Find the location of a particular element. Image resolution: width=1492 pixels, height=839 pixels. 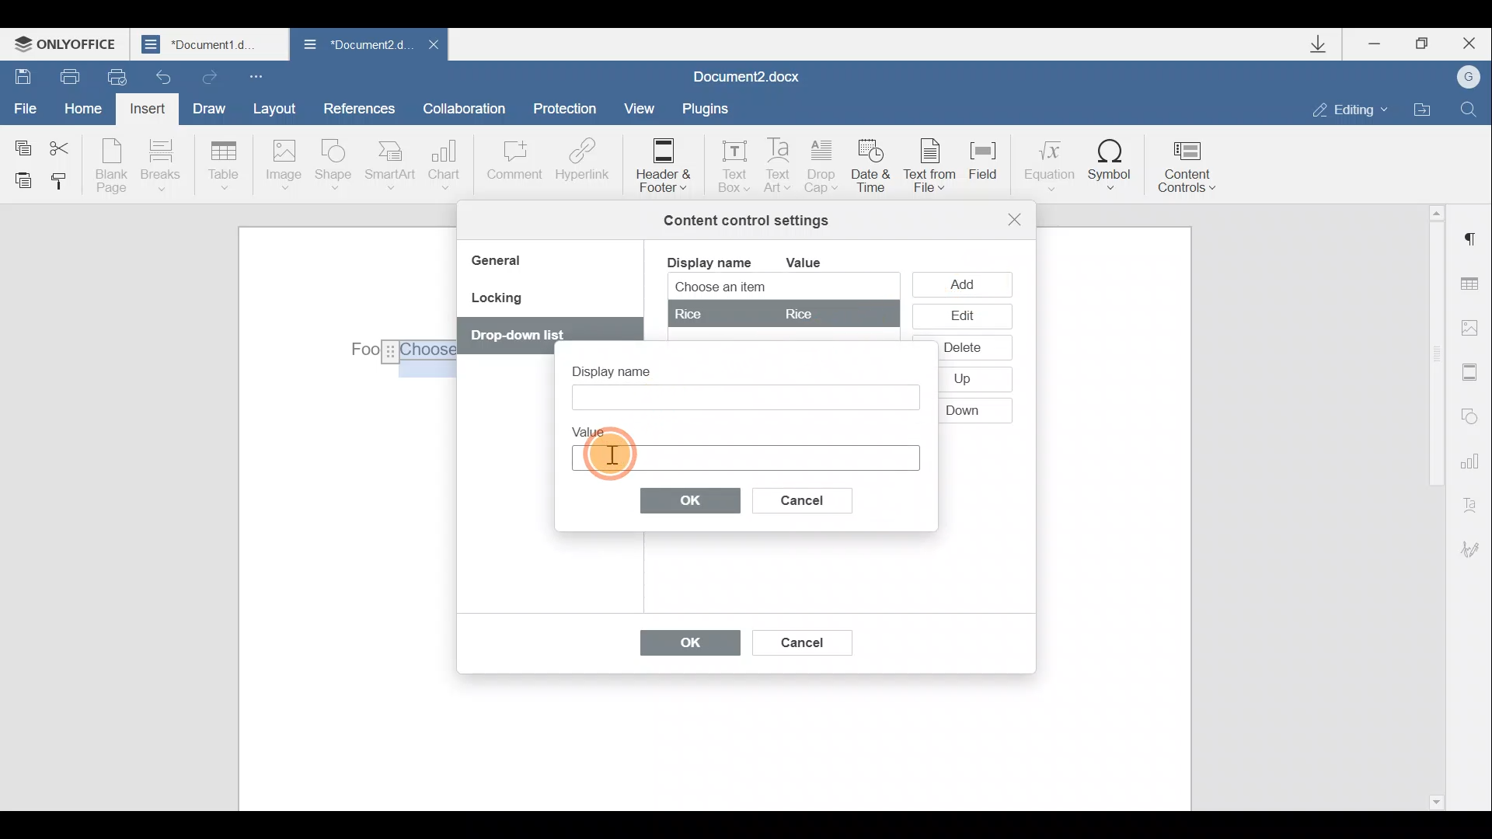

Table settings is located at coordinates (1474, 286).